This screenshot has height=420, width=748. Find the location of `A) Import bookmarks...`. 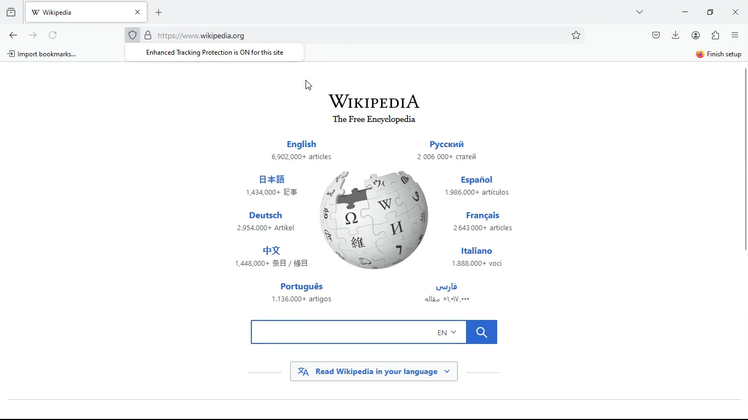

A) Import bookmarks... is located at coordinates (42, 54).